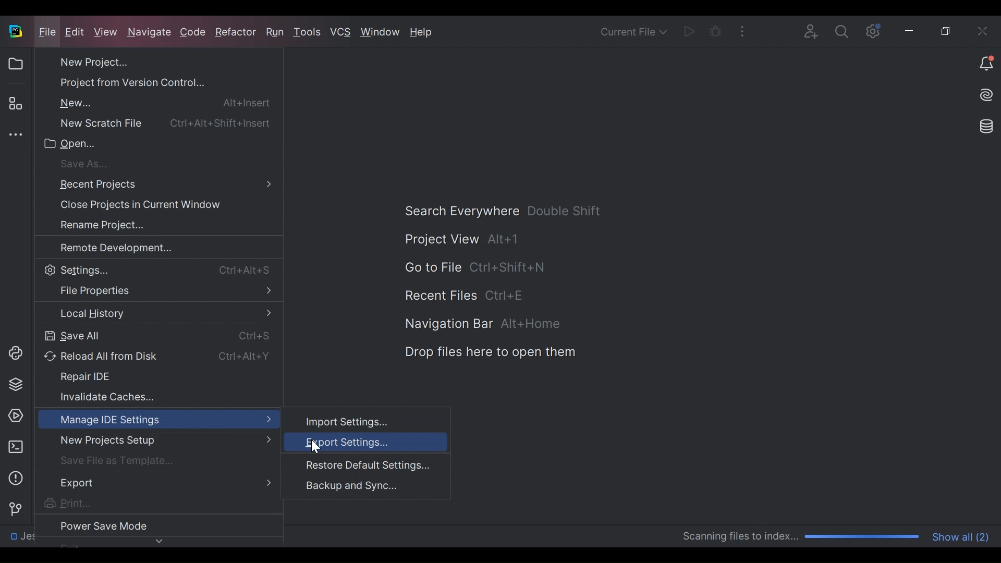  What do you see at coordinates (76, 33) in the screenshot?
I see `Edit` at bounding box center [76, 33].